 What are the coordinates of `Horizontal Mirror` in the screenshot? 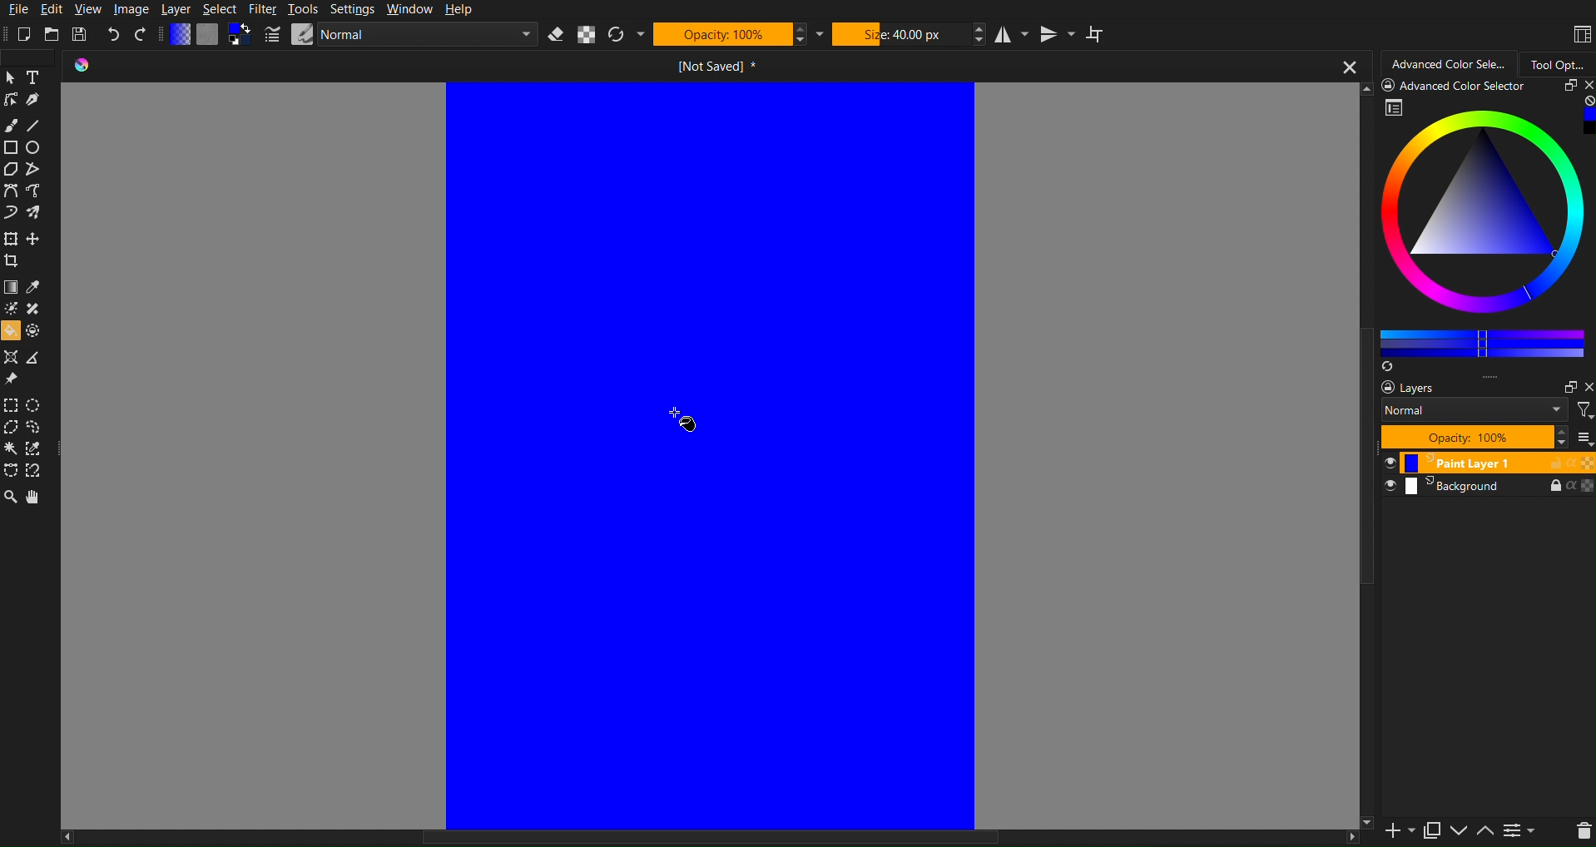 It's located at (1013, 32).